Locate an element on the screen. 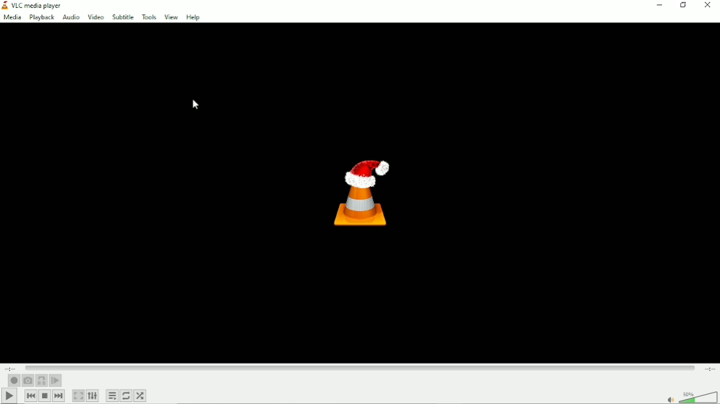 This screenshot has width=720, height=404. Random is located at coordinates (141, 395).